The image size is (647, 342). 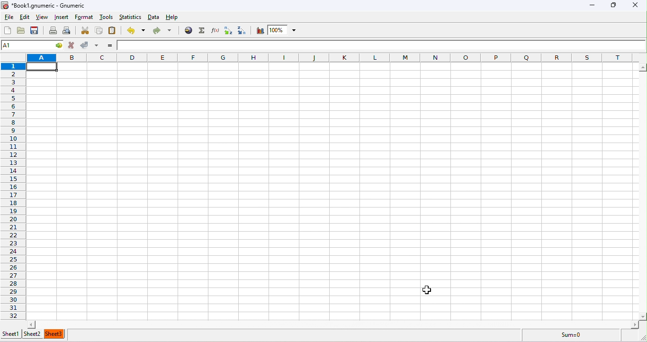 I want to click on sum into the current cell, so click(x=201, y=31).